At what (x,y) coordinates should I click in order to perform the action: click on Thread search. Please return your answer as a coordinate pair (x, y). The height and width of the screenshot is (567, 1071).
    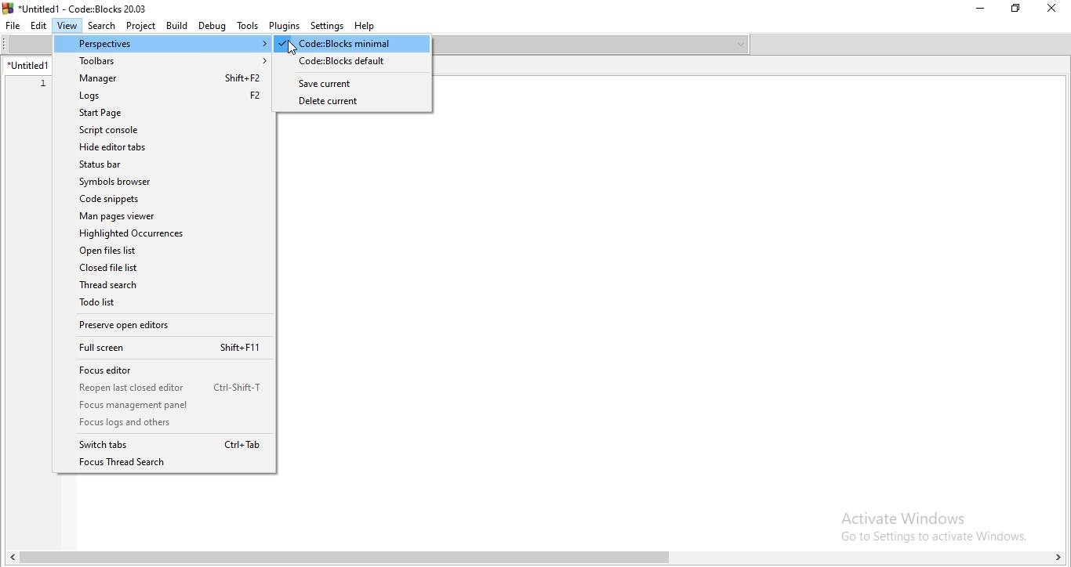
    Looking at the image, I should click on (168, 284).